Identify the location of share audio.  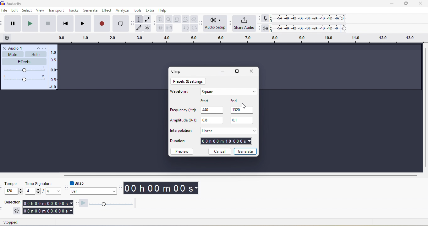
(245, 23).